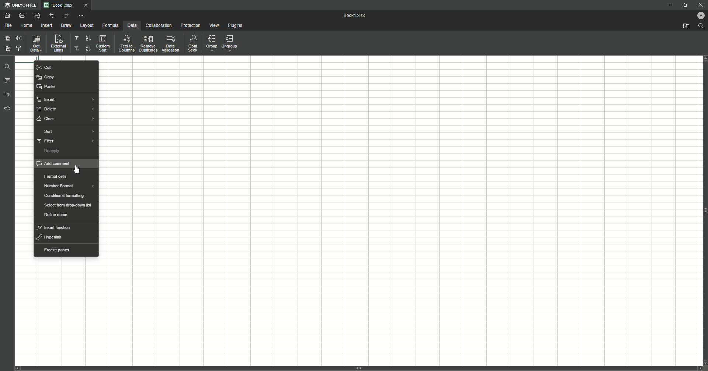 This screenshot has height=371, width=708. I want to click on Paste, so click(46, 86).